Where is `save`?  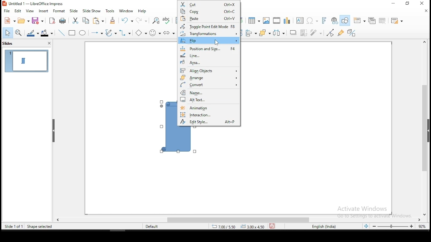
save is located at coordinates (272, 226).